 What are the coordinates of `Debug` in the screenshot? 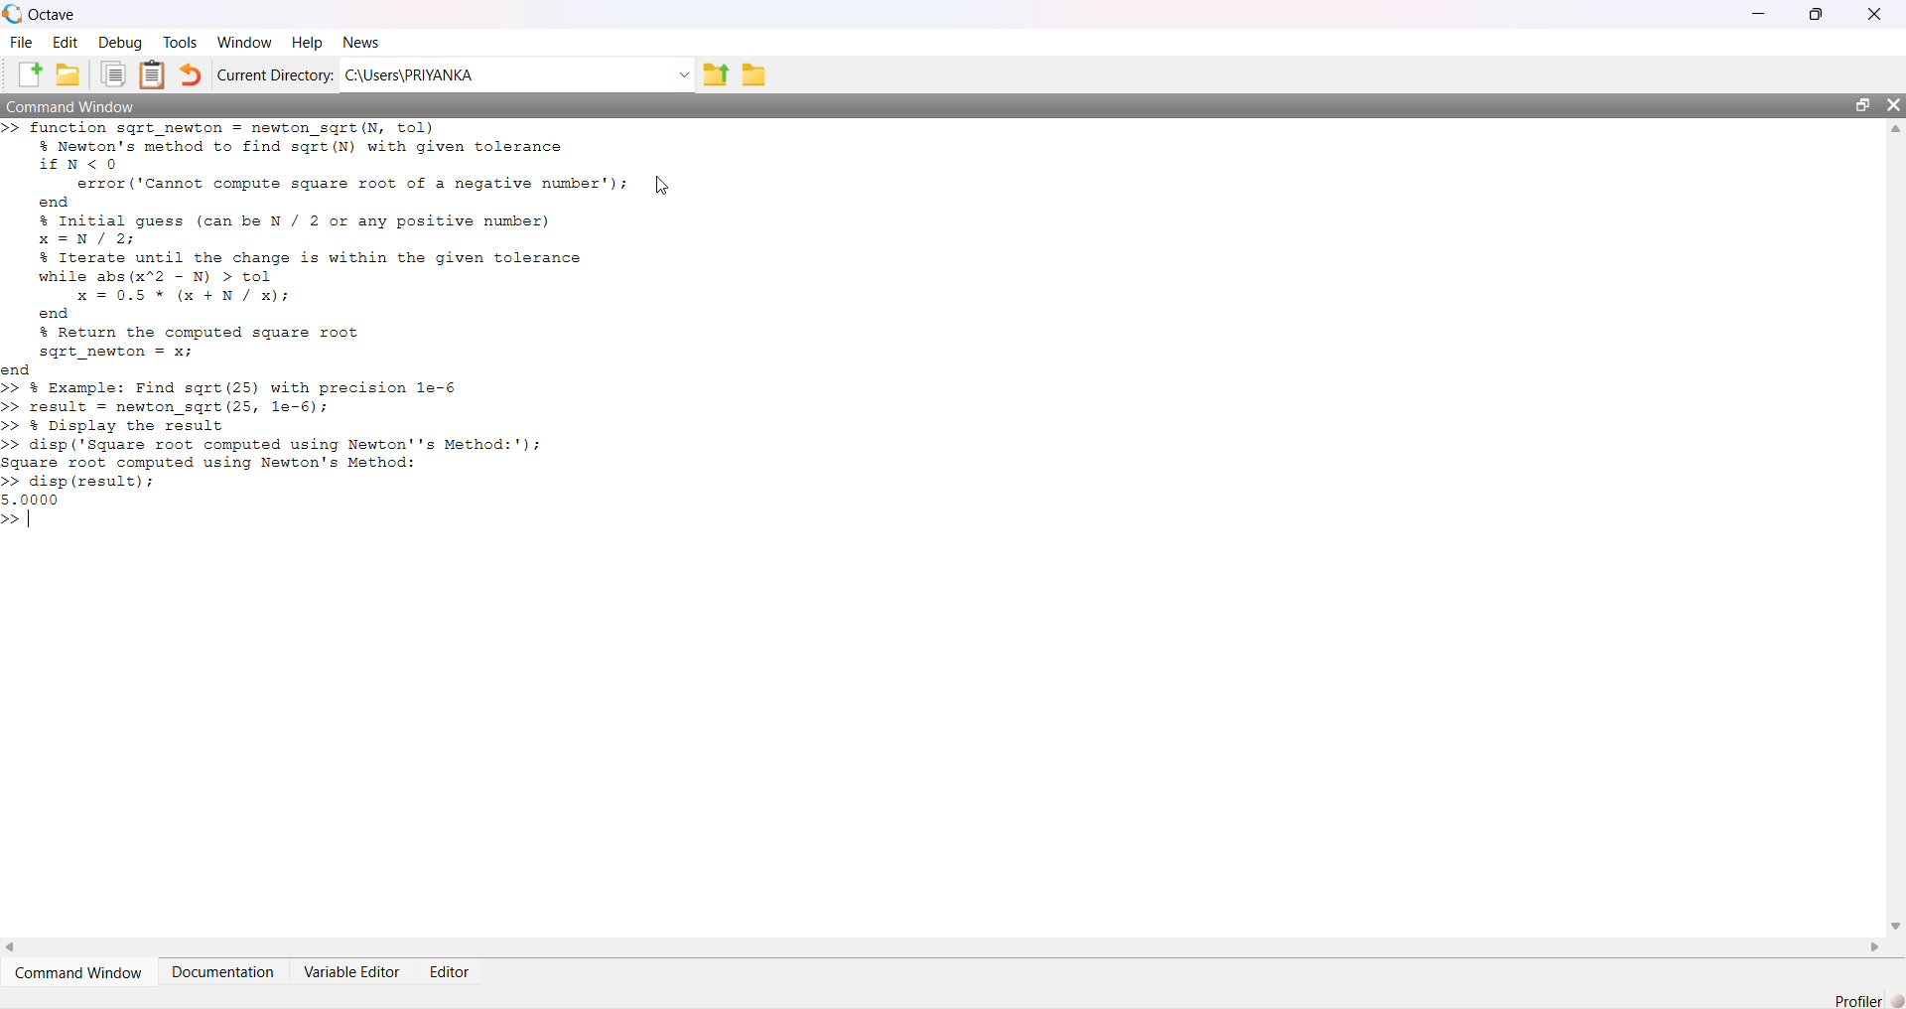 It's located at (123, 44).